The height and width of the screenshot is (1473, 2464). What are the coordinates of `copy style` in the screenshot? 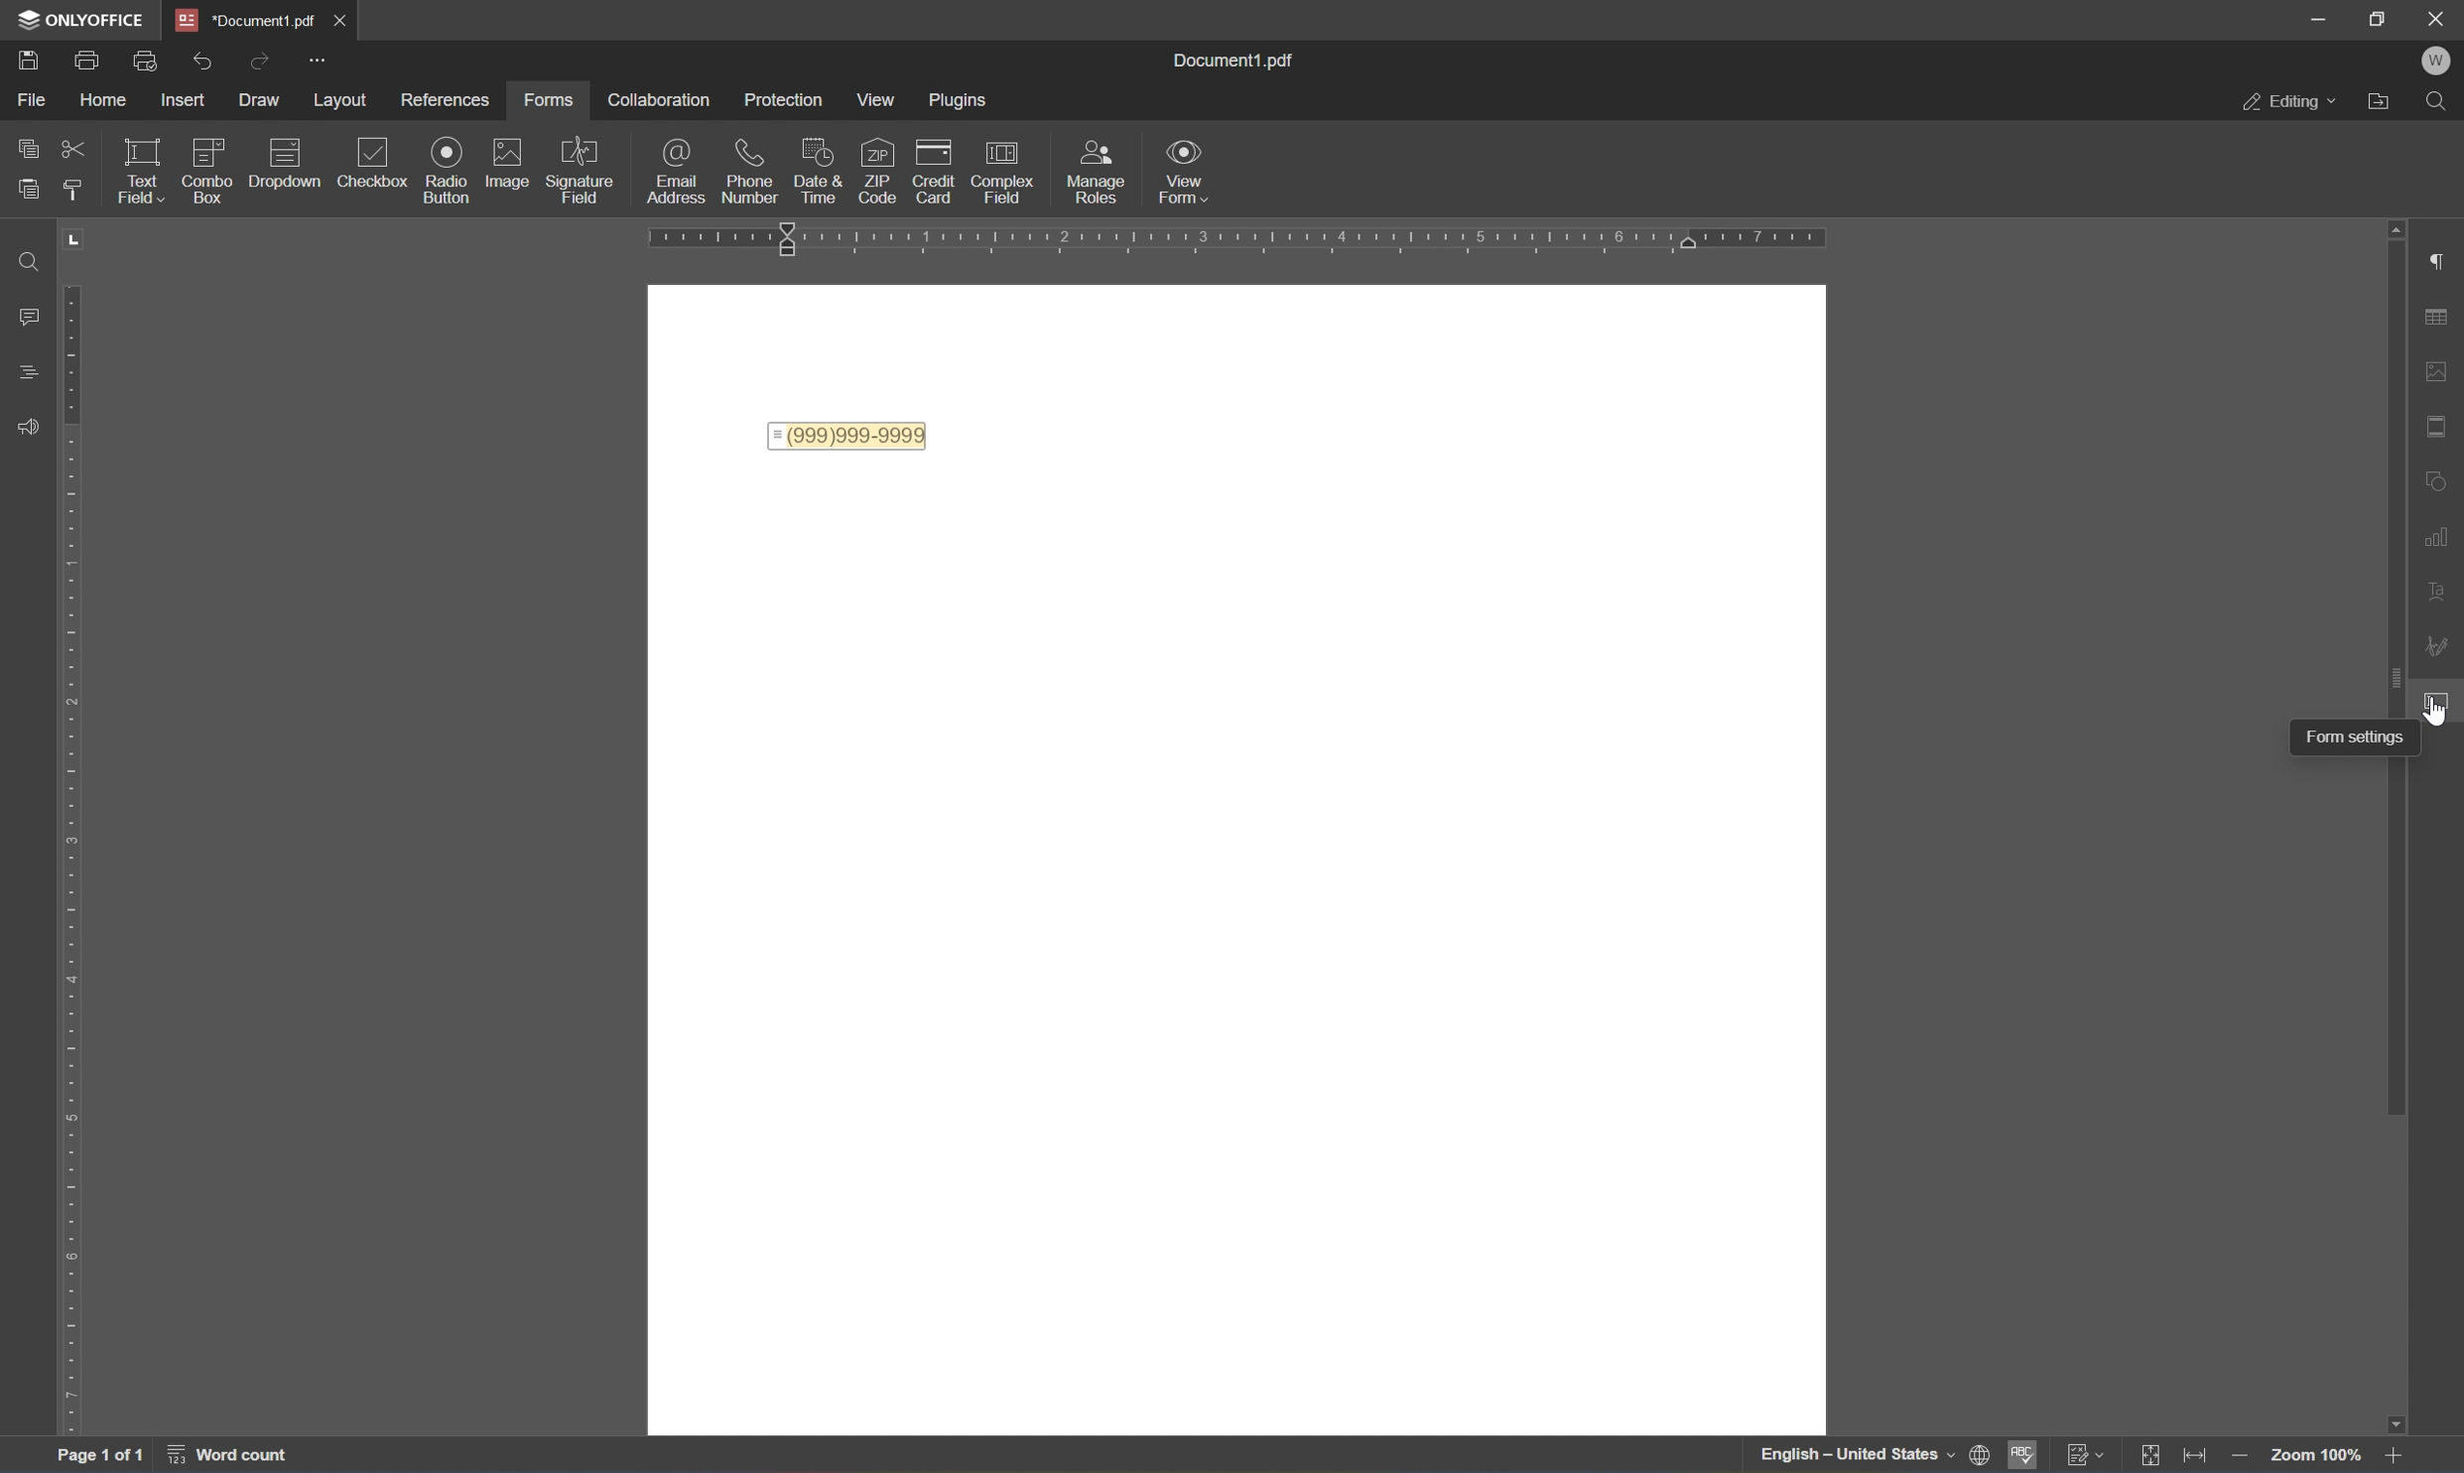 It's located at (75, 187).